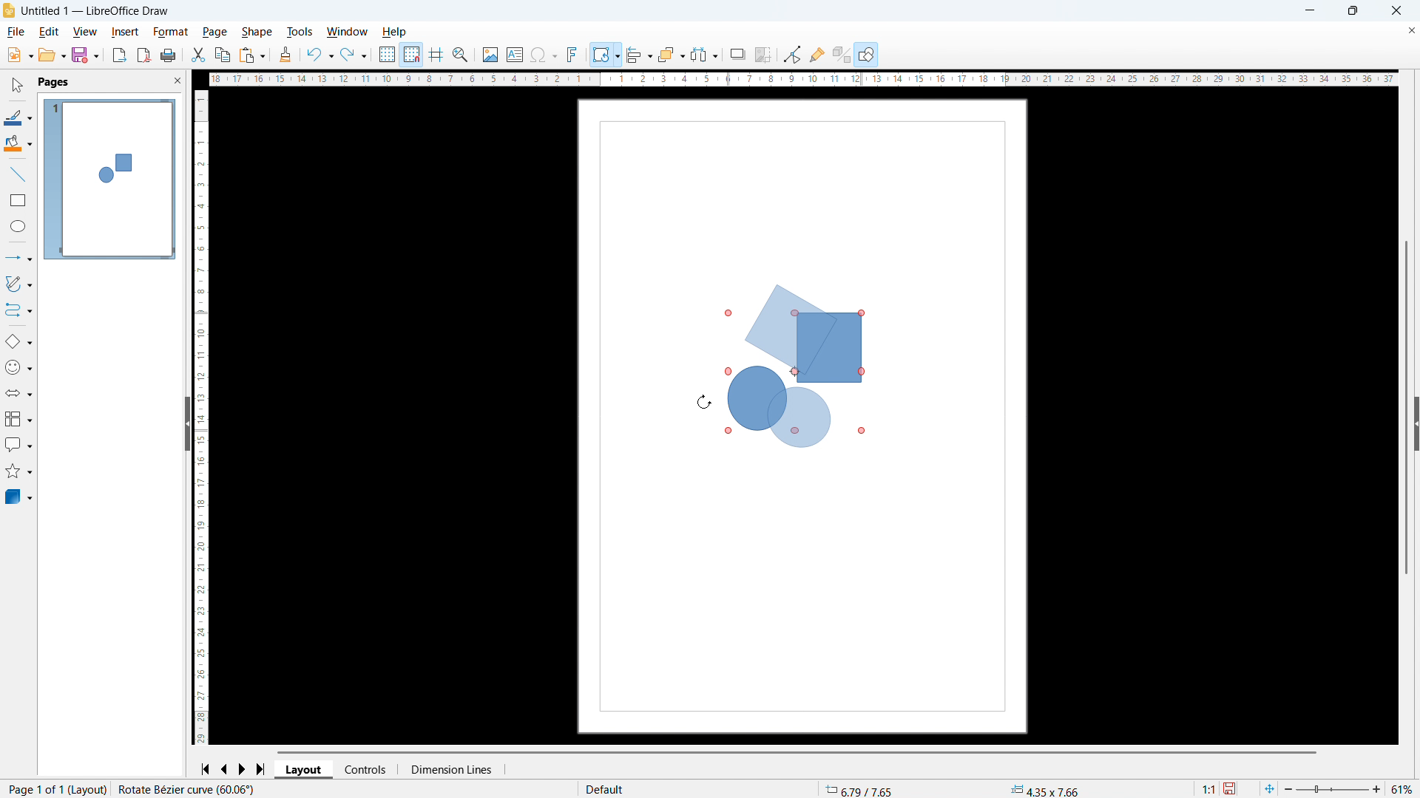 This screenshot has height=798, width=1420. What do you see at coordinates (56, 789) in the screenshot?
I see `Page number ` at bounding box center [56, 789].